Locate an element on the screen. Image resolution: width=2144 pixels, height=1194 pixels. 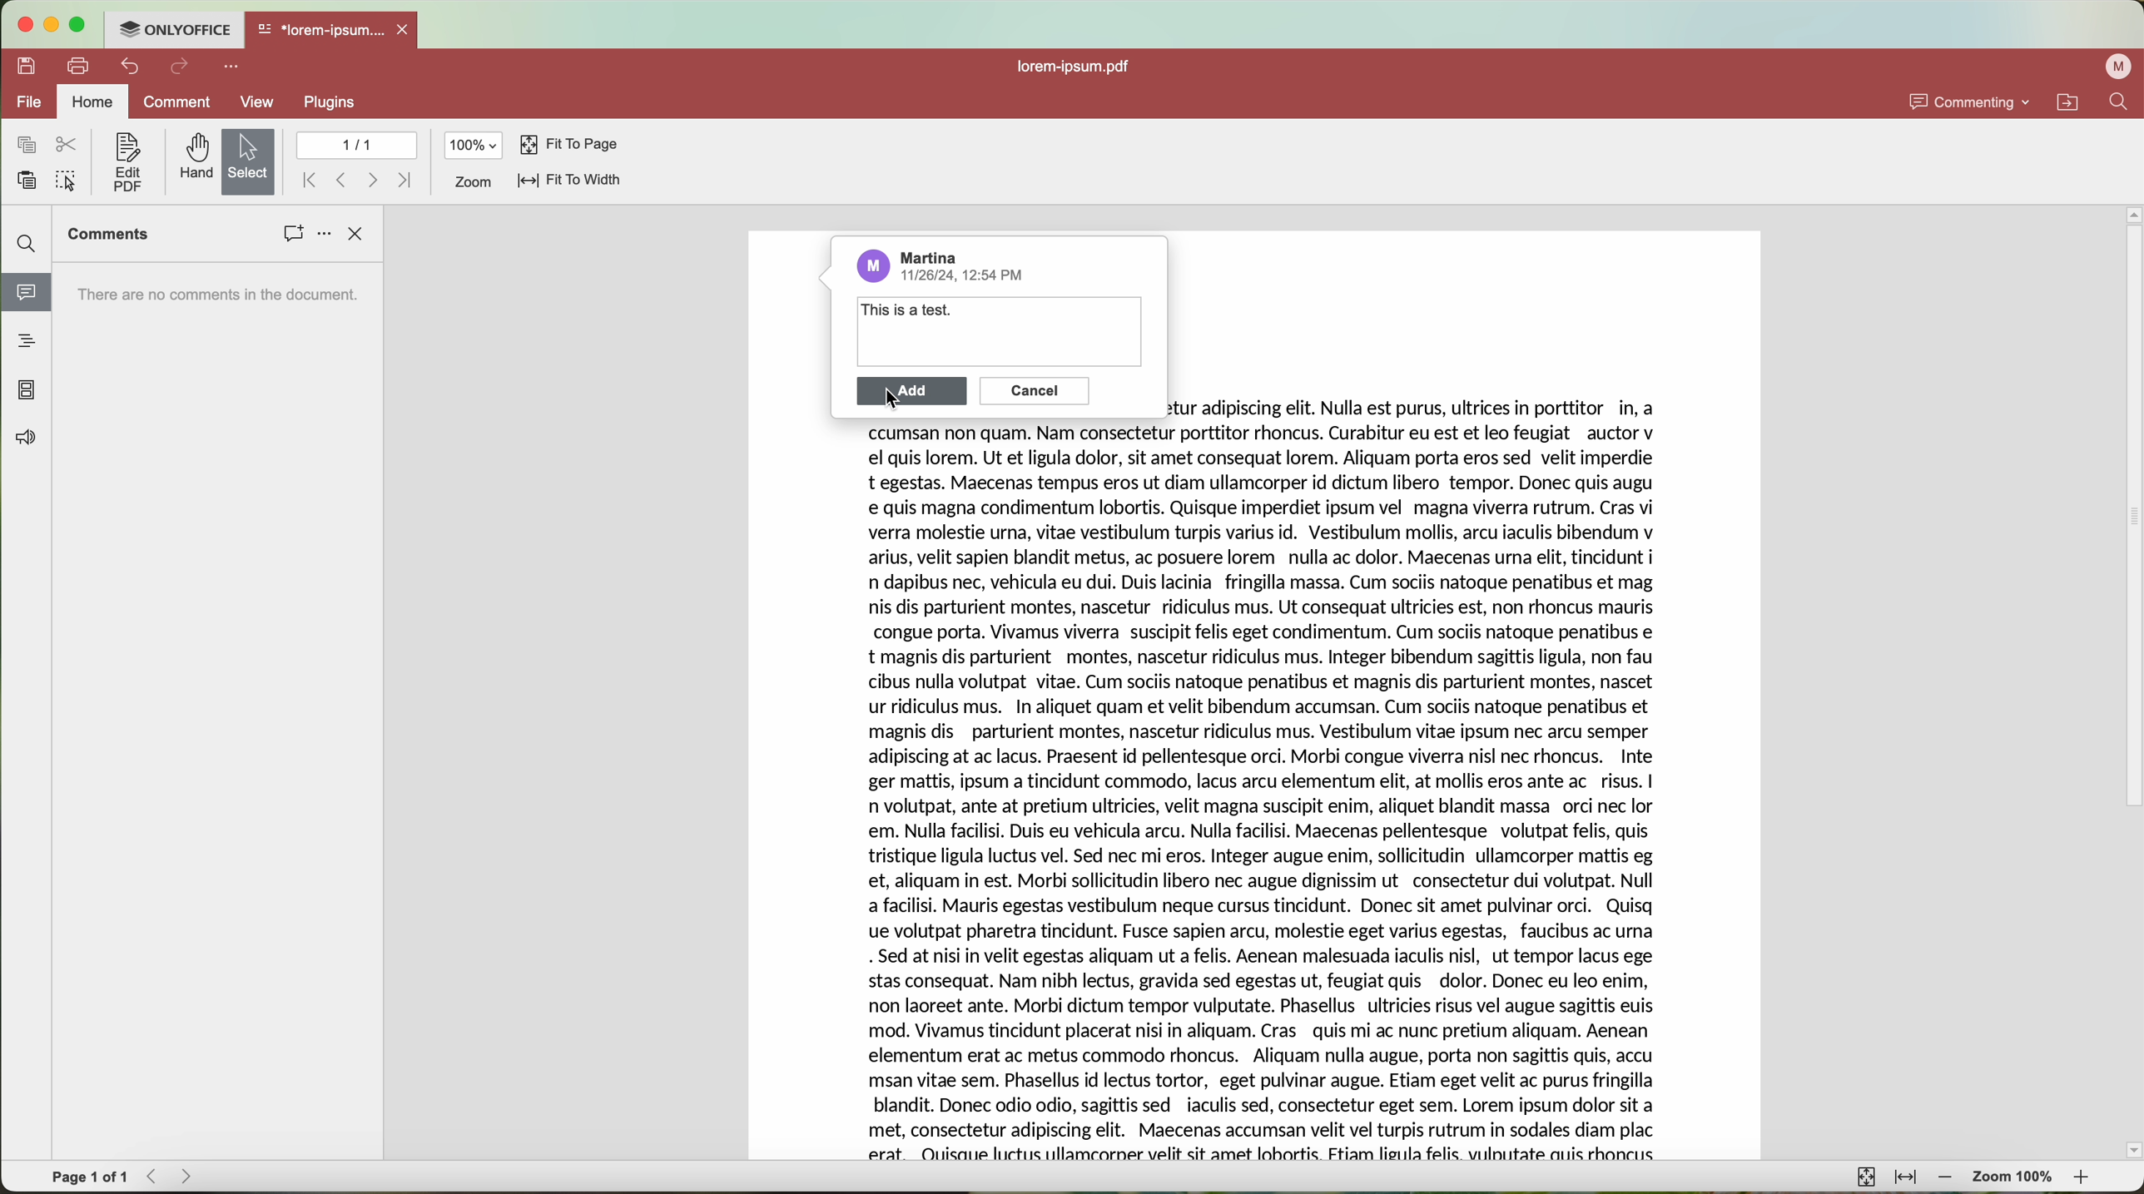
edit PDF is located at coordinates (125, 163).